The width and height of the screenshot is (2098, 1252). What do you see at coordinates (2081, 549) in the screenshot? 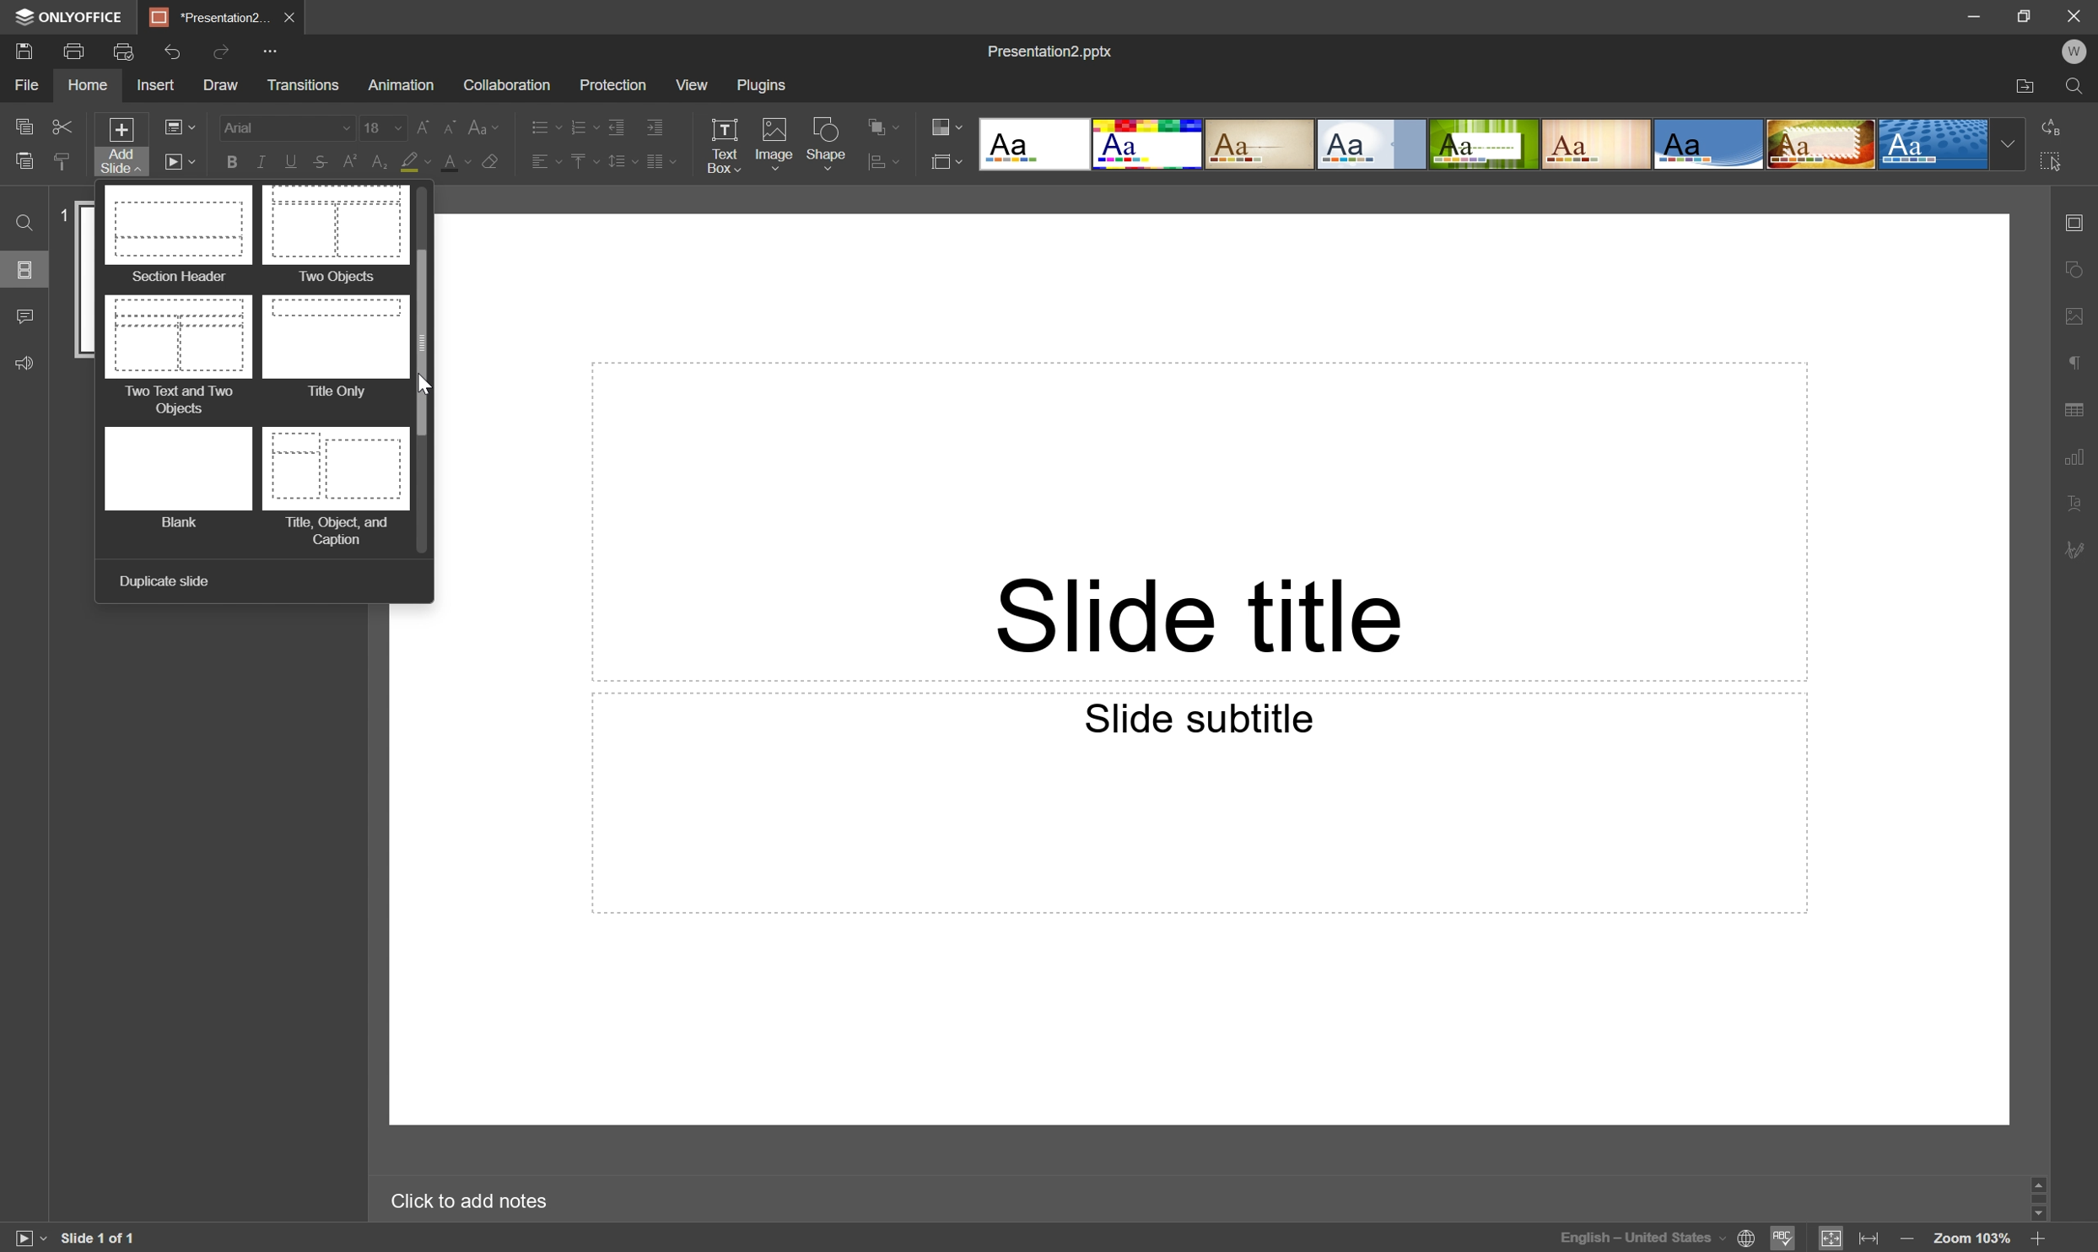
I see `Signature settings` at bounding box center [2081, 549].